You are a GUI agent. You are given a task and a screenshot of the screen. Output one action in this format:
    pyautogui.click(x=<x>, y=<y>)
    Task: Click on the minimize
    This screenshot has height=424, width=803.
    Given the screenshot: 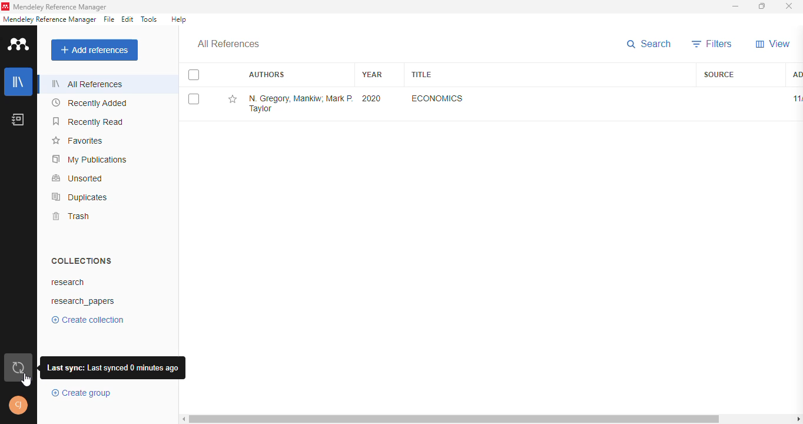 What is the action you would take?
    pyautogui.click(x=736, y=6)
    